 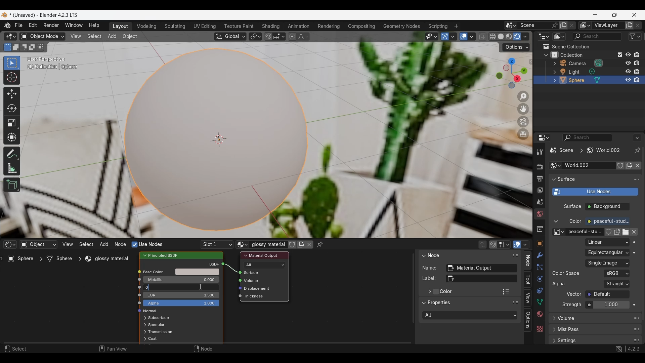 I want to click on View layer name, so click(x=608, y=26).